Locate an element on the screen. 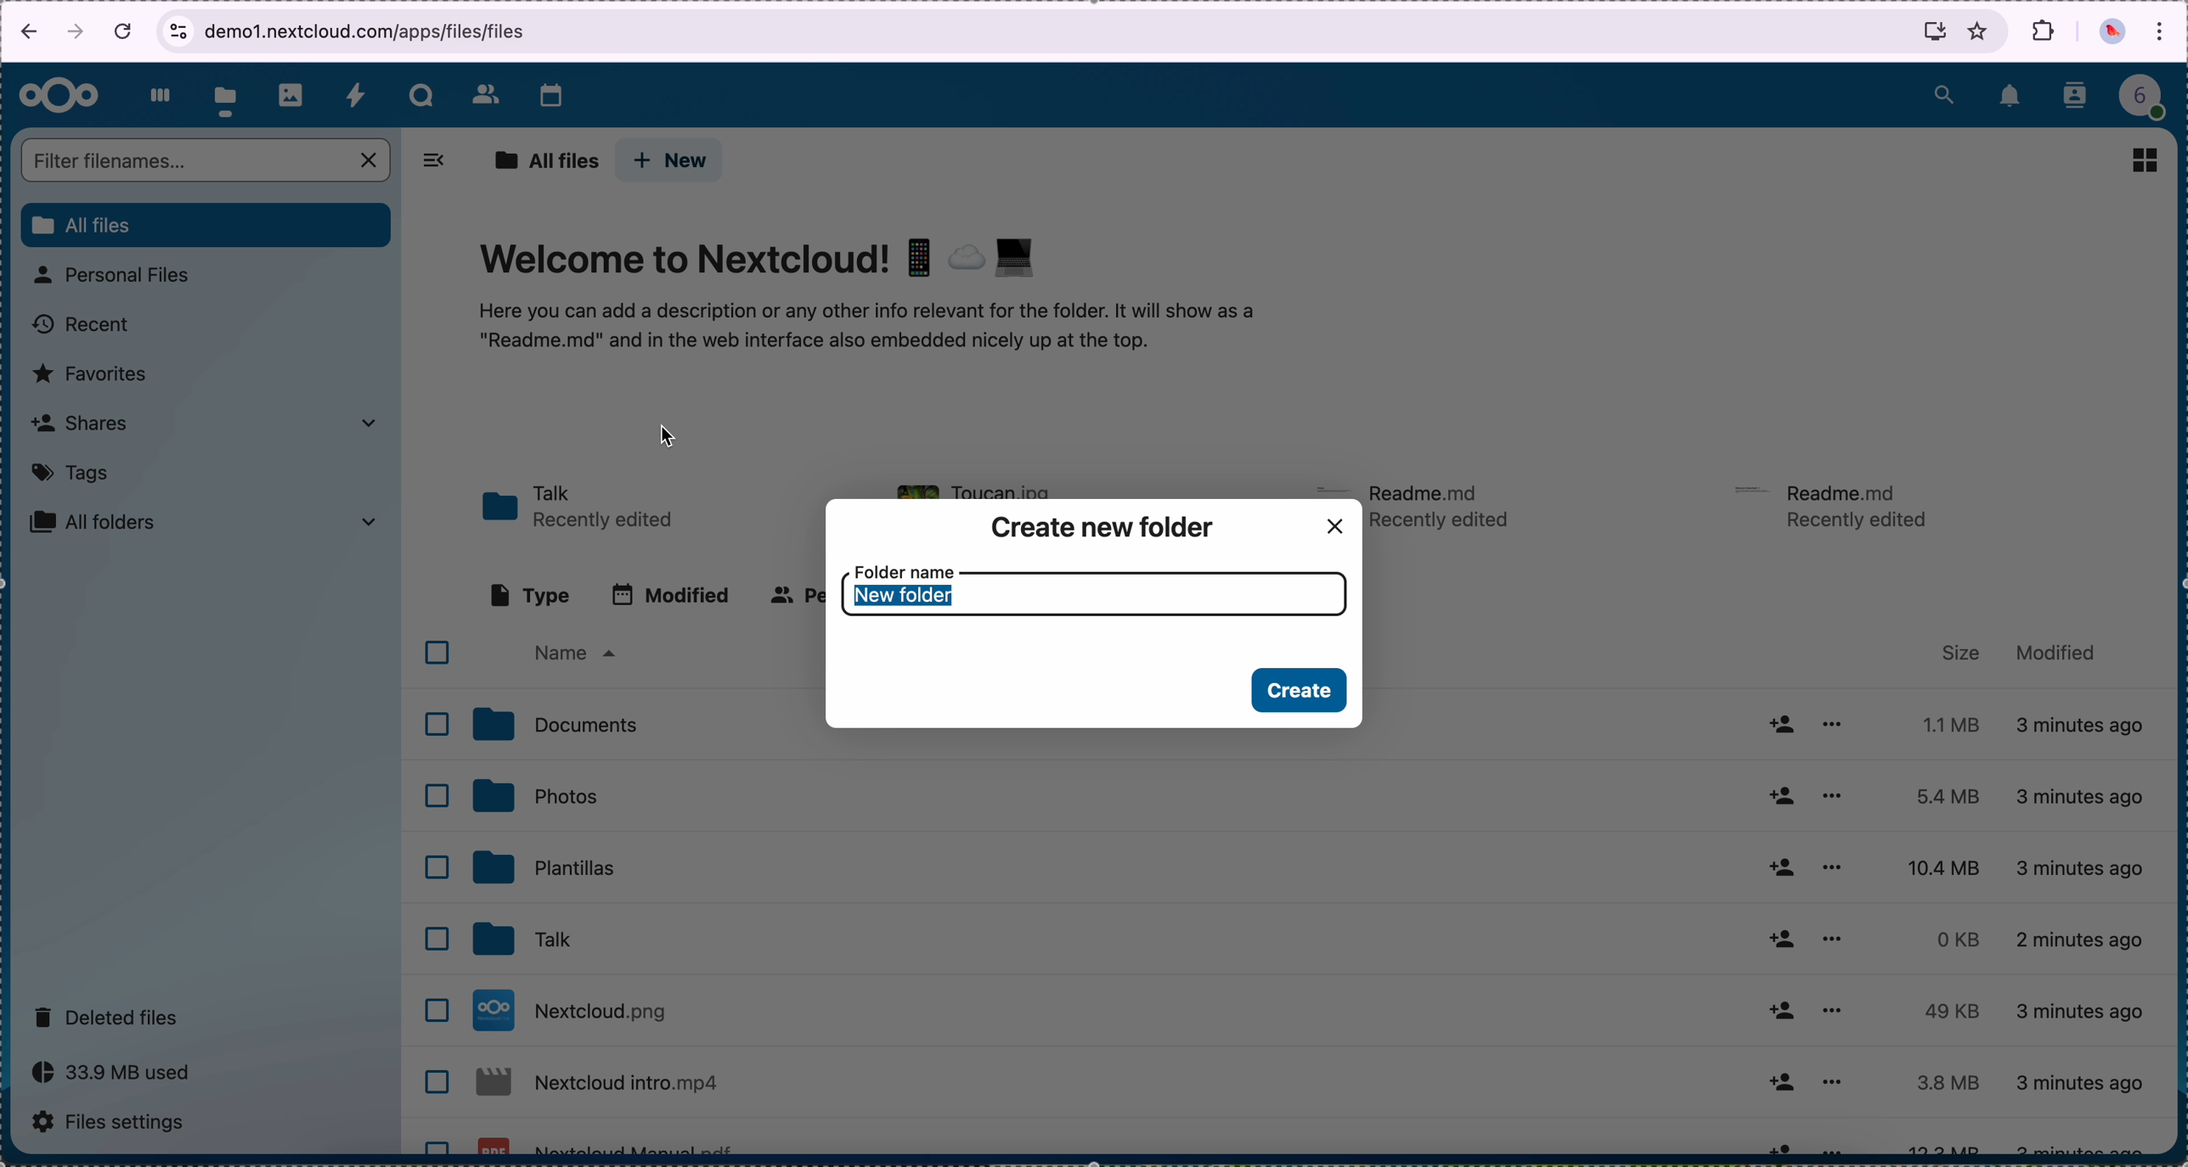 Image resolution: width=2188 pixels, height=1167 pixels. Nextcloud file is located at coordinates (601, 1088).